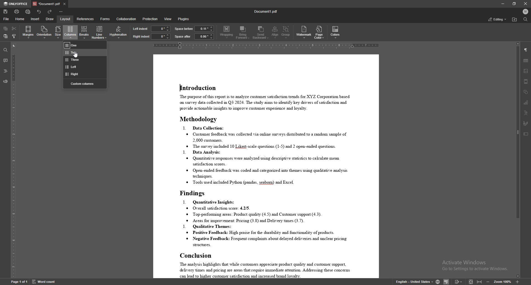 The height and width of the screenshot is (285, 531). I want to click on save, so click(5, 12).